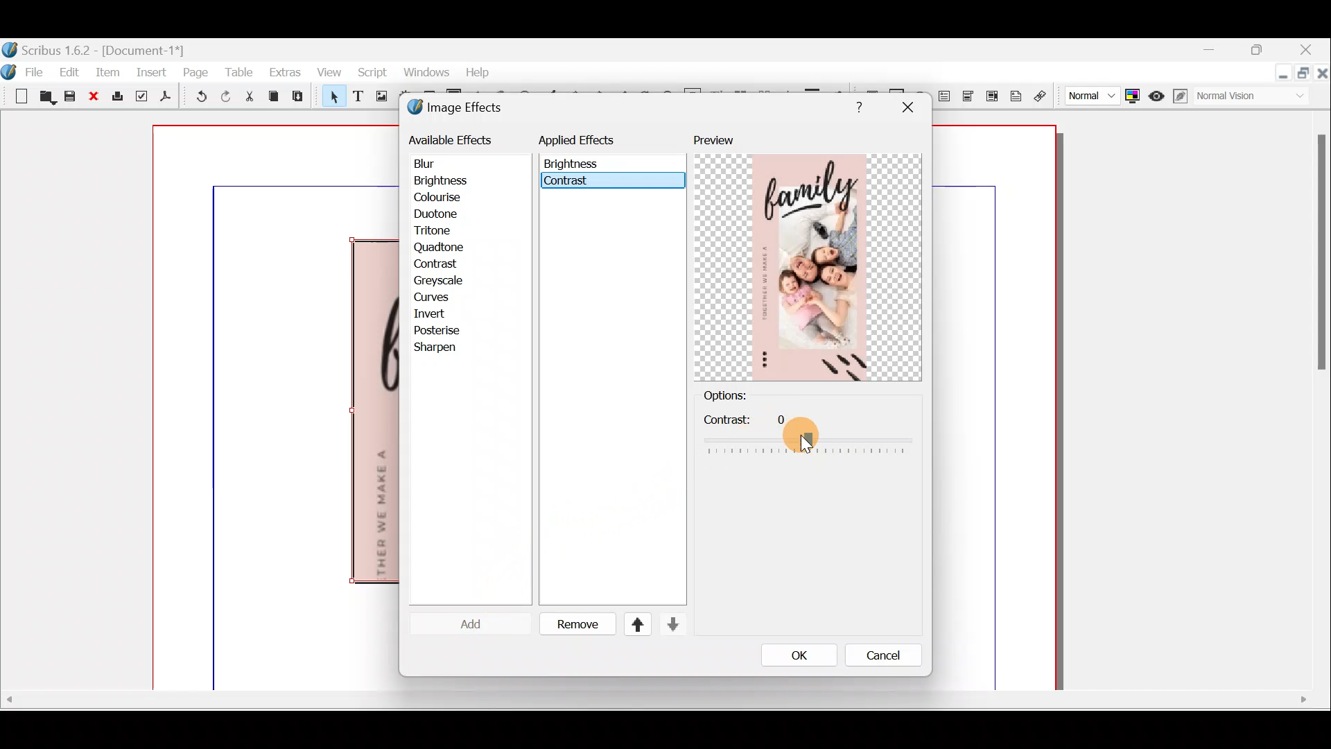 This screenshot has width=1331, height=749. Describe the element at coordinates (443, 280) in the screenshot. I see `Greyscale` at that location.